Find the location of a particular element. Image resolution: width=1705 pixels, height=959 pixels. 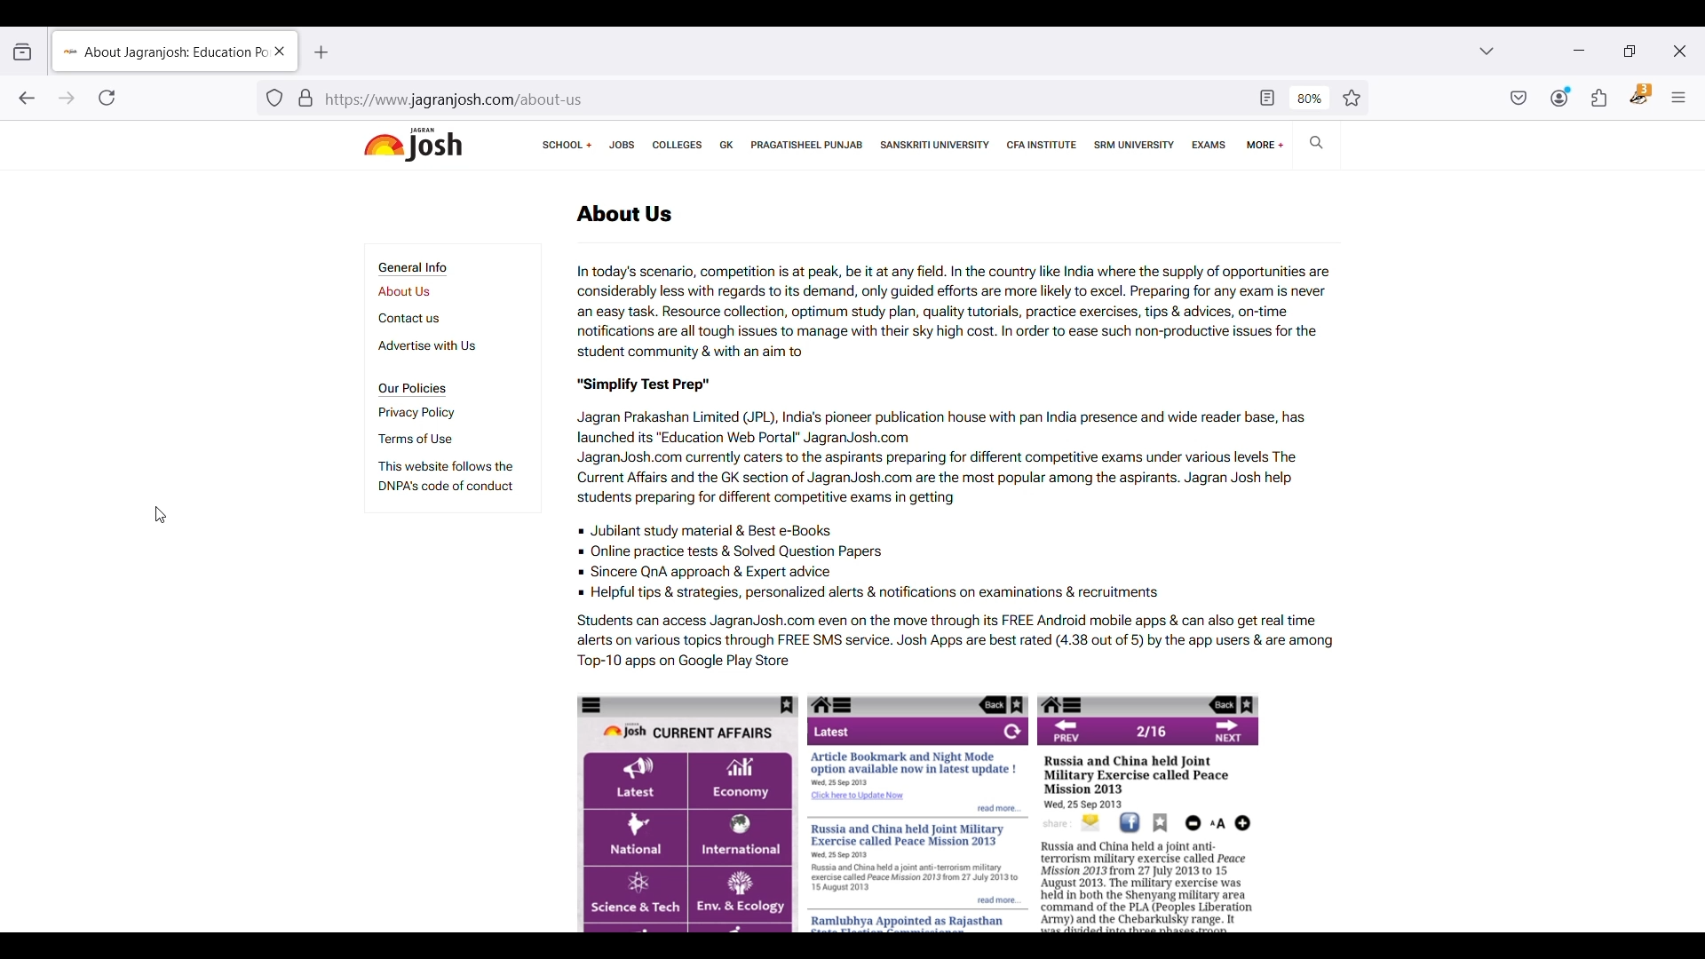

Save to pocket is located at coordinates (1519, 98).